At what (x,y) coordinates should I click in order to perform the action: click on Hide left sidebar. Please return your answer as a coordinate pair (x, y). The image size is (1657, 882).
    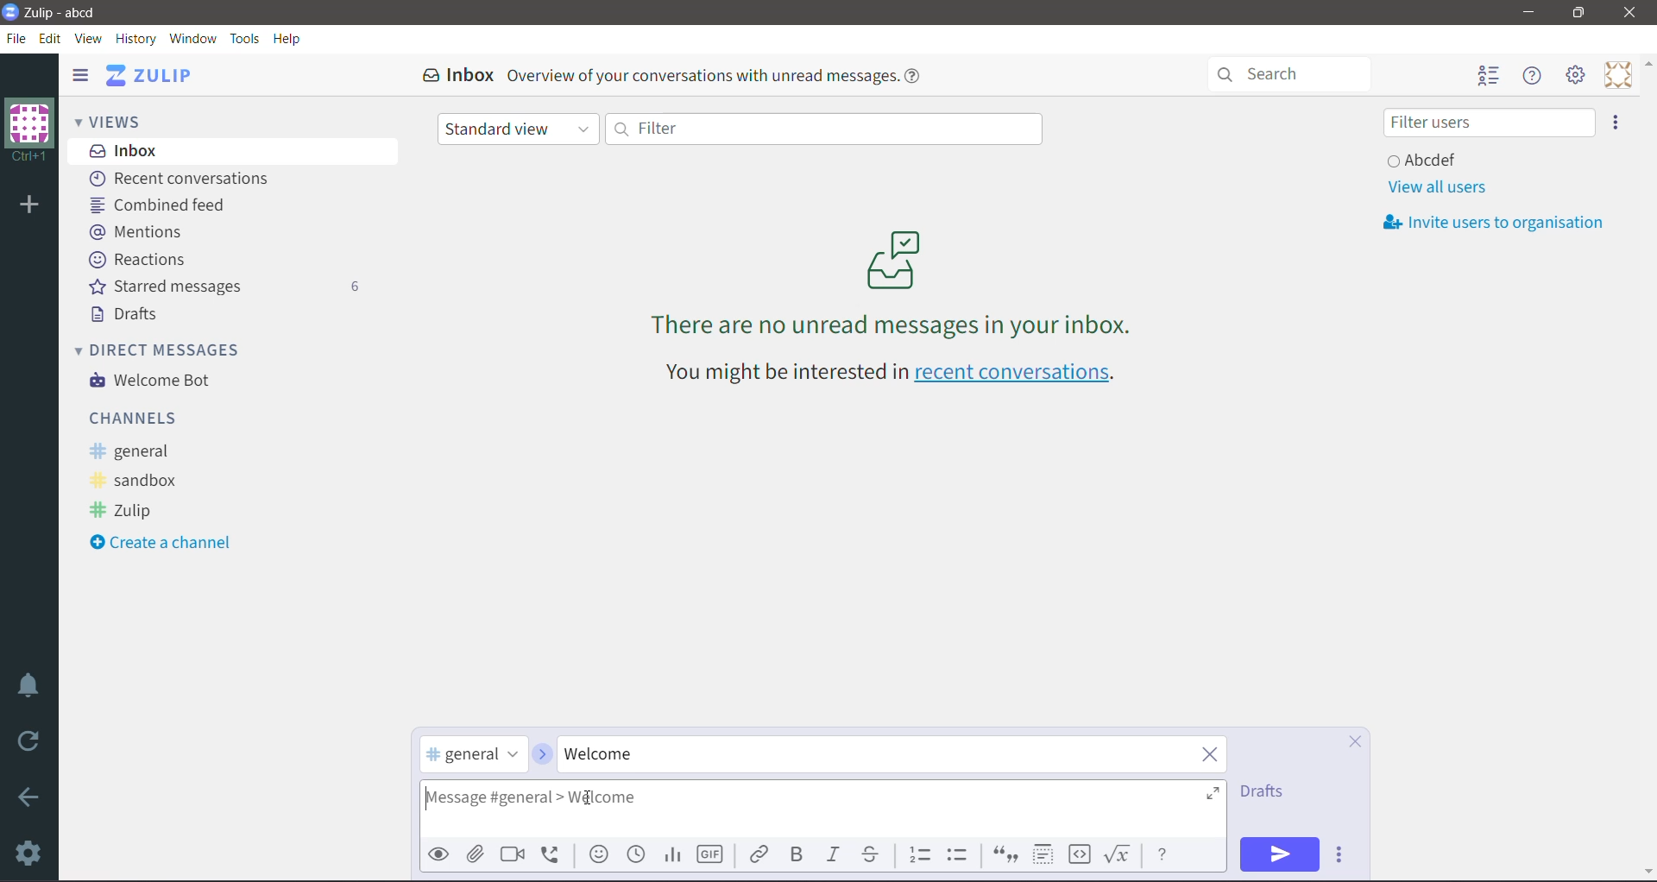
    Looking at the image, I should click on (79, 74).